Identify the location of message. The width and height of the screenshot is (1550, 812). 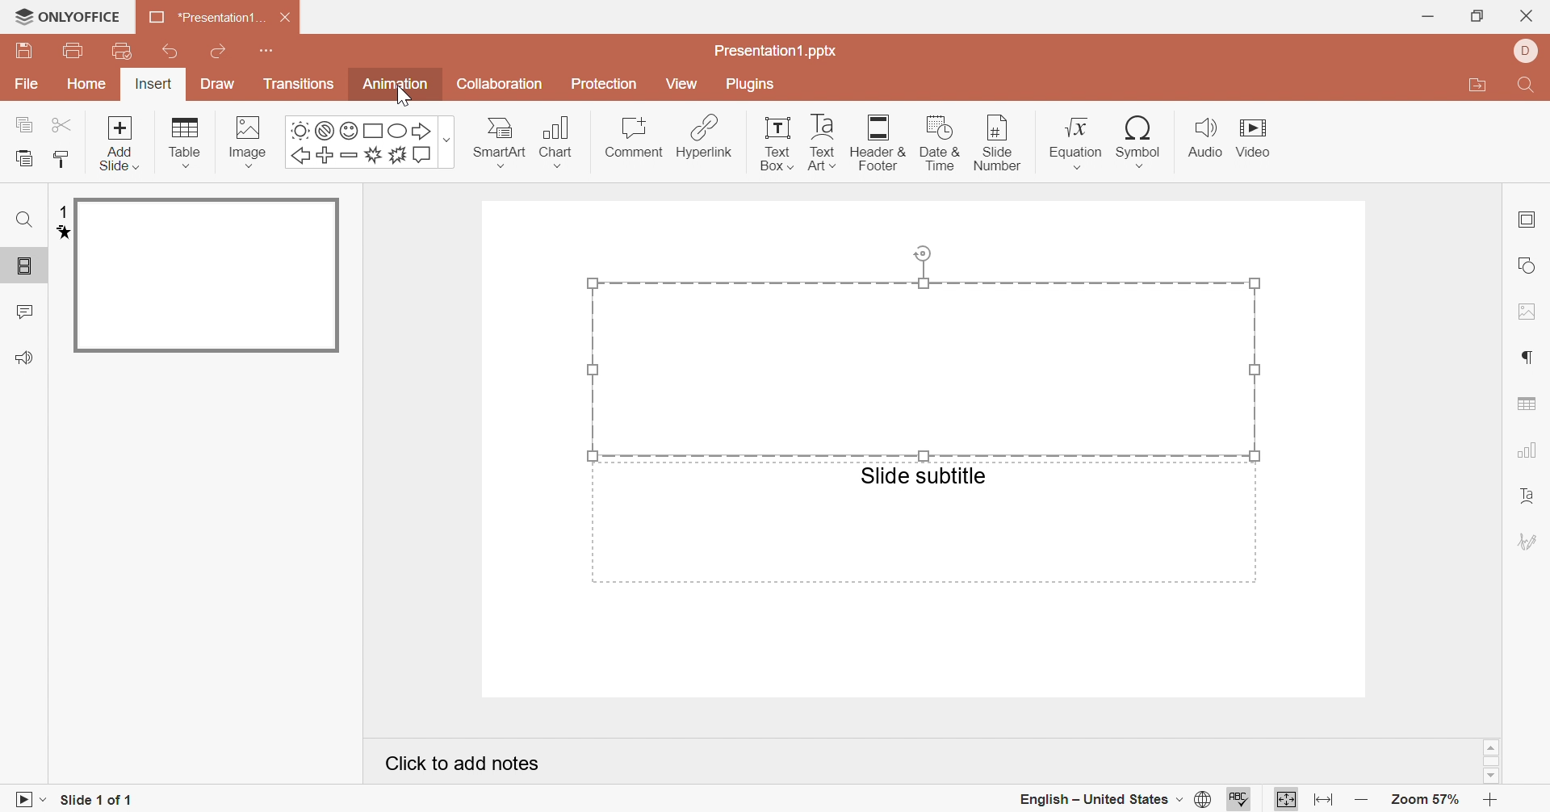
(425, 157).